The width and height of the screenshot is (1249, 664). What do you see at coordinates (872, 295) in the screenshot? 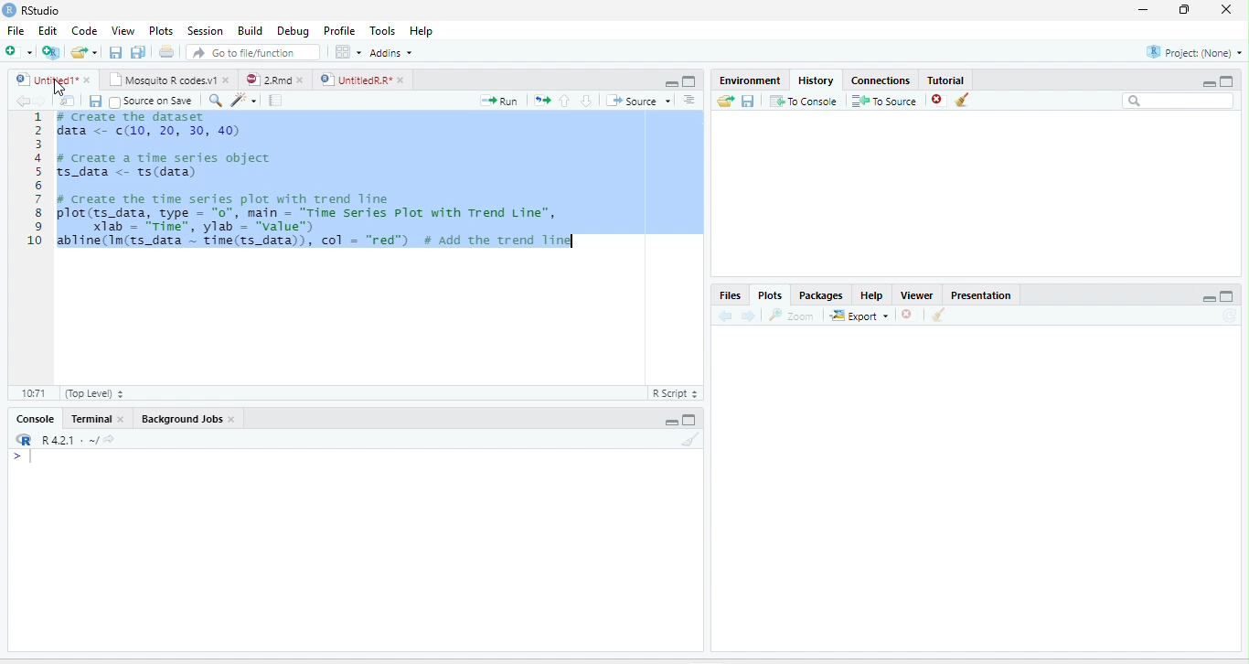
I see `Help` at bounding box center [872, 295].